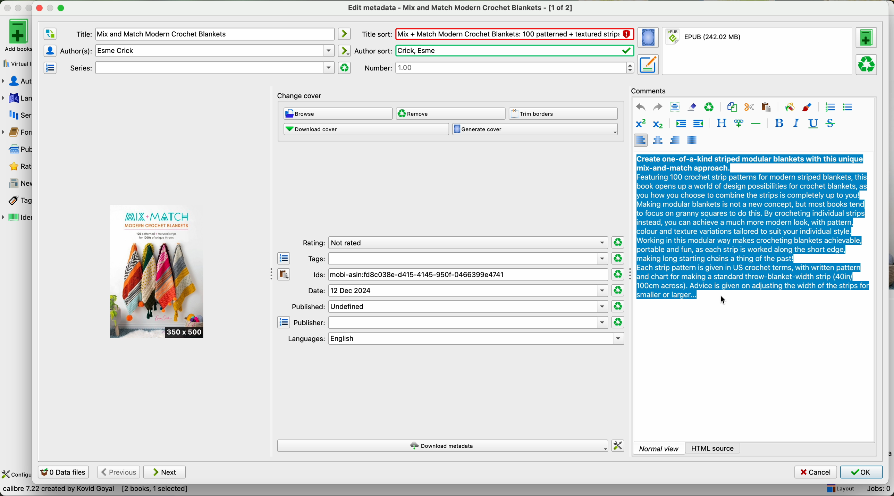 This screenshot has width=894, height=496. Describe the element at coordinates (794, 123) in the screenshot. I see `italic` at that location.